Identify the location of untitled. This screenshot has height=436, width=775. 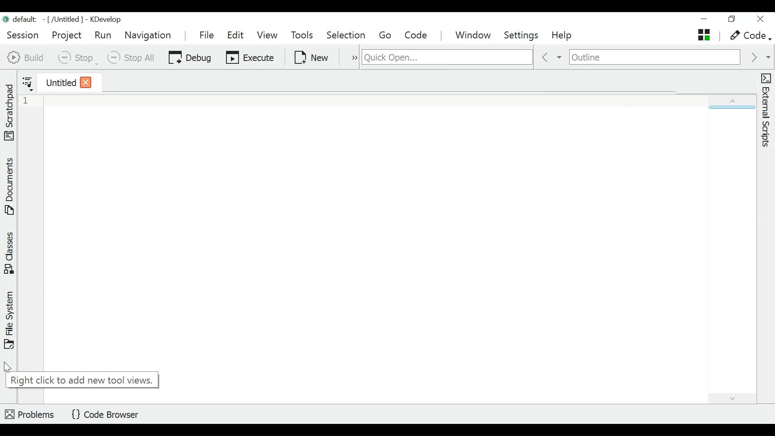
(704, 35).